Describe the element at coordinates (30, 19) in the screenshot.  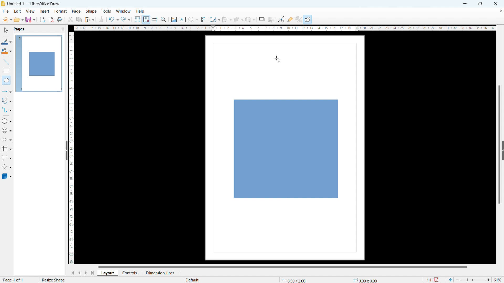
I see `save` at that location.